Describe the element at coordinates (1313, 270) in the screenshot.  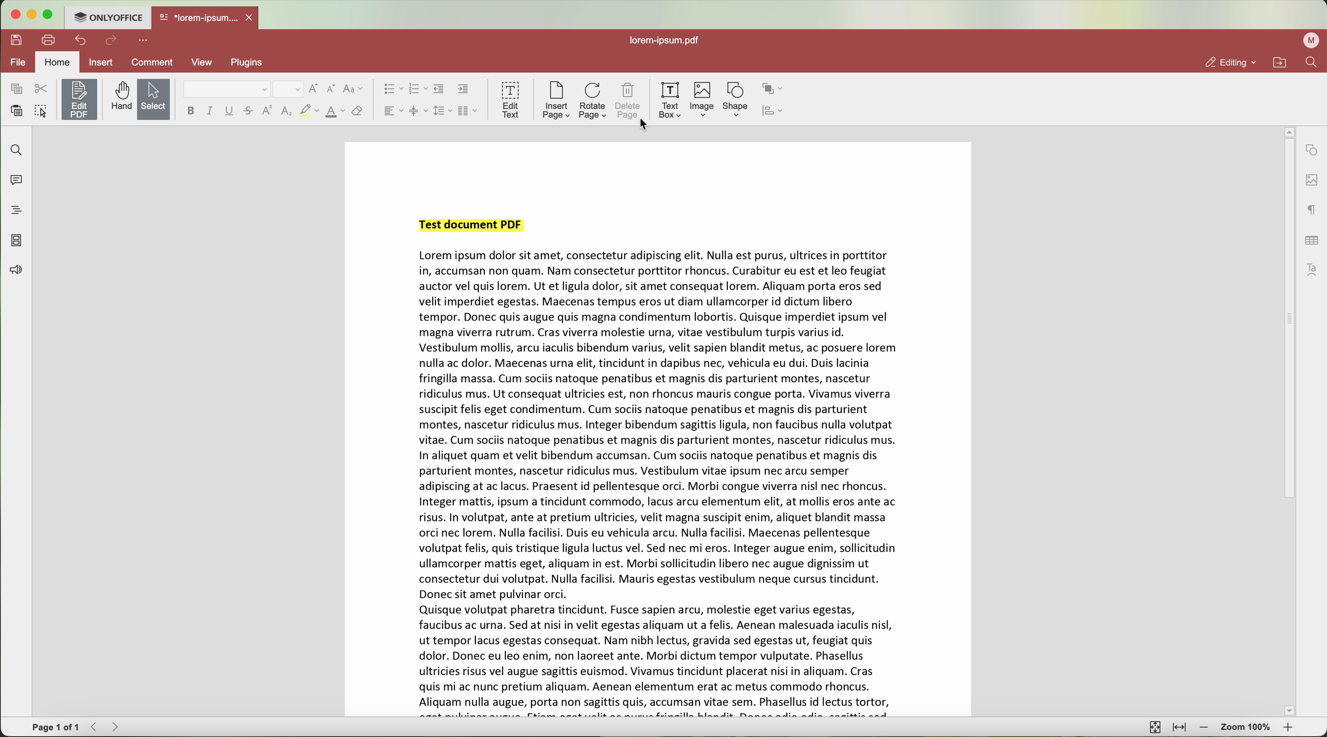
I see `text art settings` at that location.